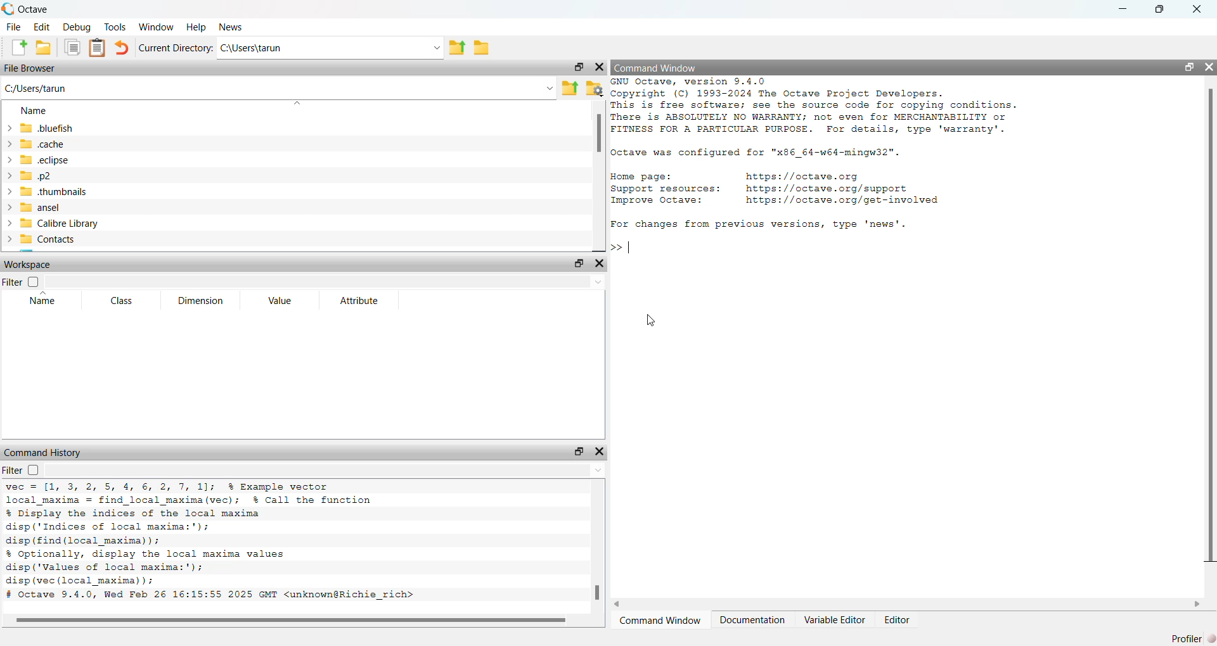 The image size is (1217, 646). What do you see at coordinates (44, 300) in the screenshot?
I see `Name` at bounding box center [44, 300].